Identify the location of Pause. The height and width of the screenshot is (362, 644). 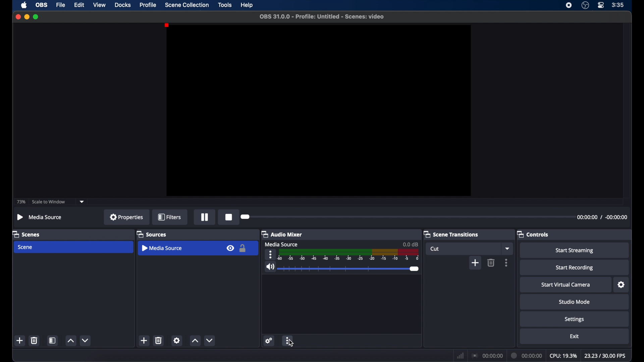
(203, 218).